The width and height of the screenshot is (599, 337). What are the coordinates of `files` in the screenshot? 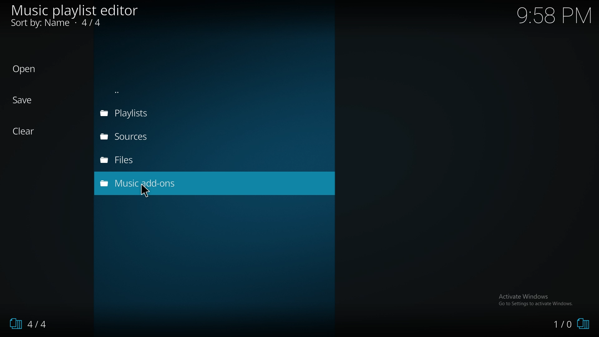 It's located at (160, 159).